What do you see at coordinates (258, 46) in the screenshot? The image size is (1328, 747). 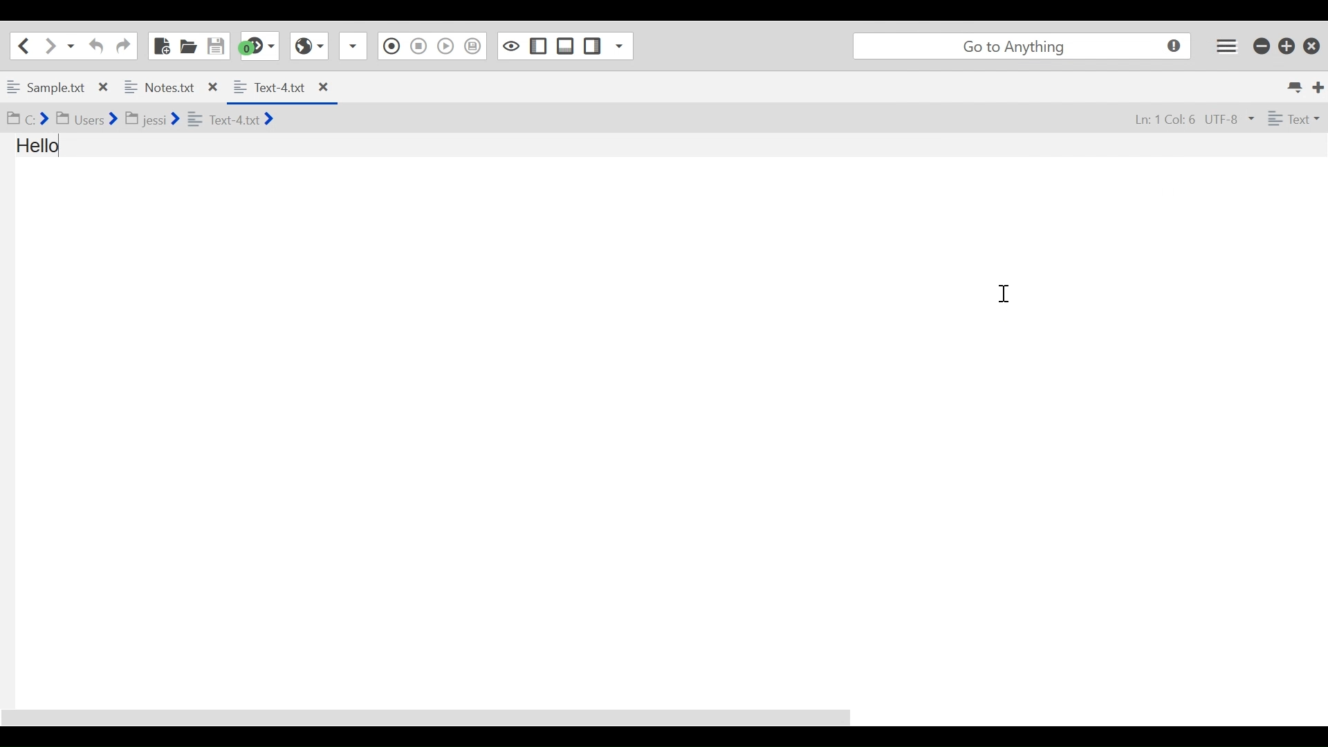 I see `Jump to the next syntax checking result` at bounding box center [258, 46].